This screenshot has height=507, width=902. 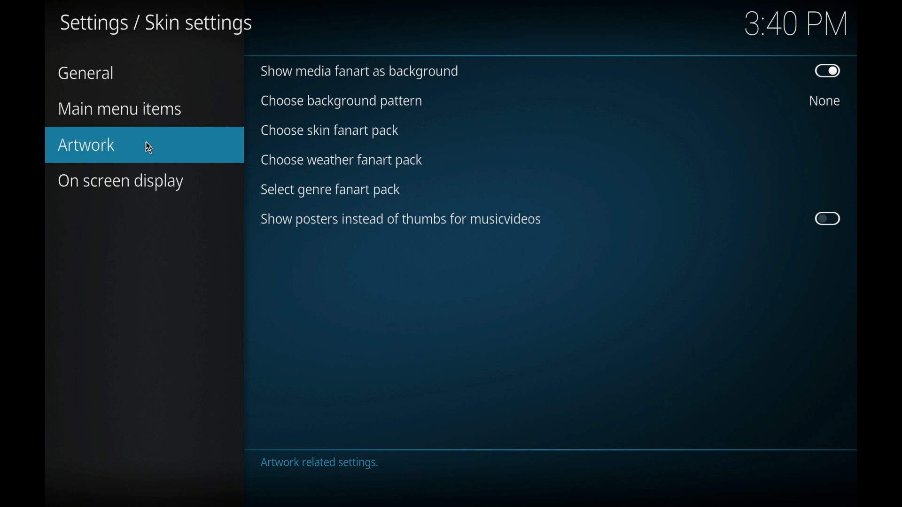 What do you see at coordinates (341, 160) in the screenshot?
I see `choose weather` at bounding box center [341, 160].